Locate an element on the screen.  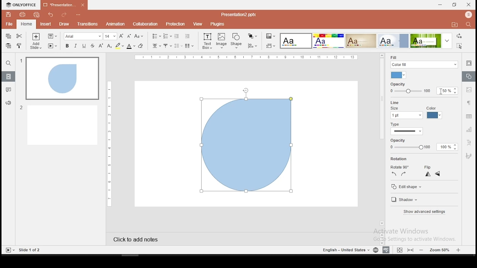
paste is located at coordinates (9, 45).